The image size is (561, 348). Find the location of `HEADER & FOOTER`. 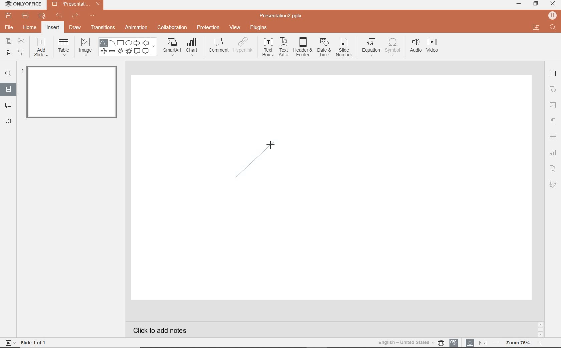

HEADER & FOOTER is located at coordinates (302, 47).